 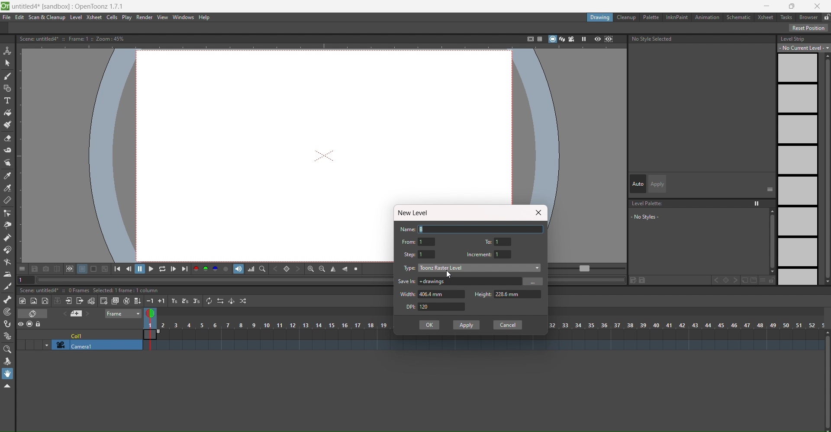 I want to click on step, so click(x=410, y=255).